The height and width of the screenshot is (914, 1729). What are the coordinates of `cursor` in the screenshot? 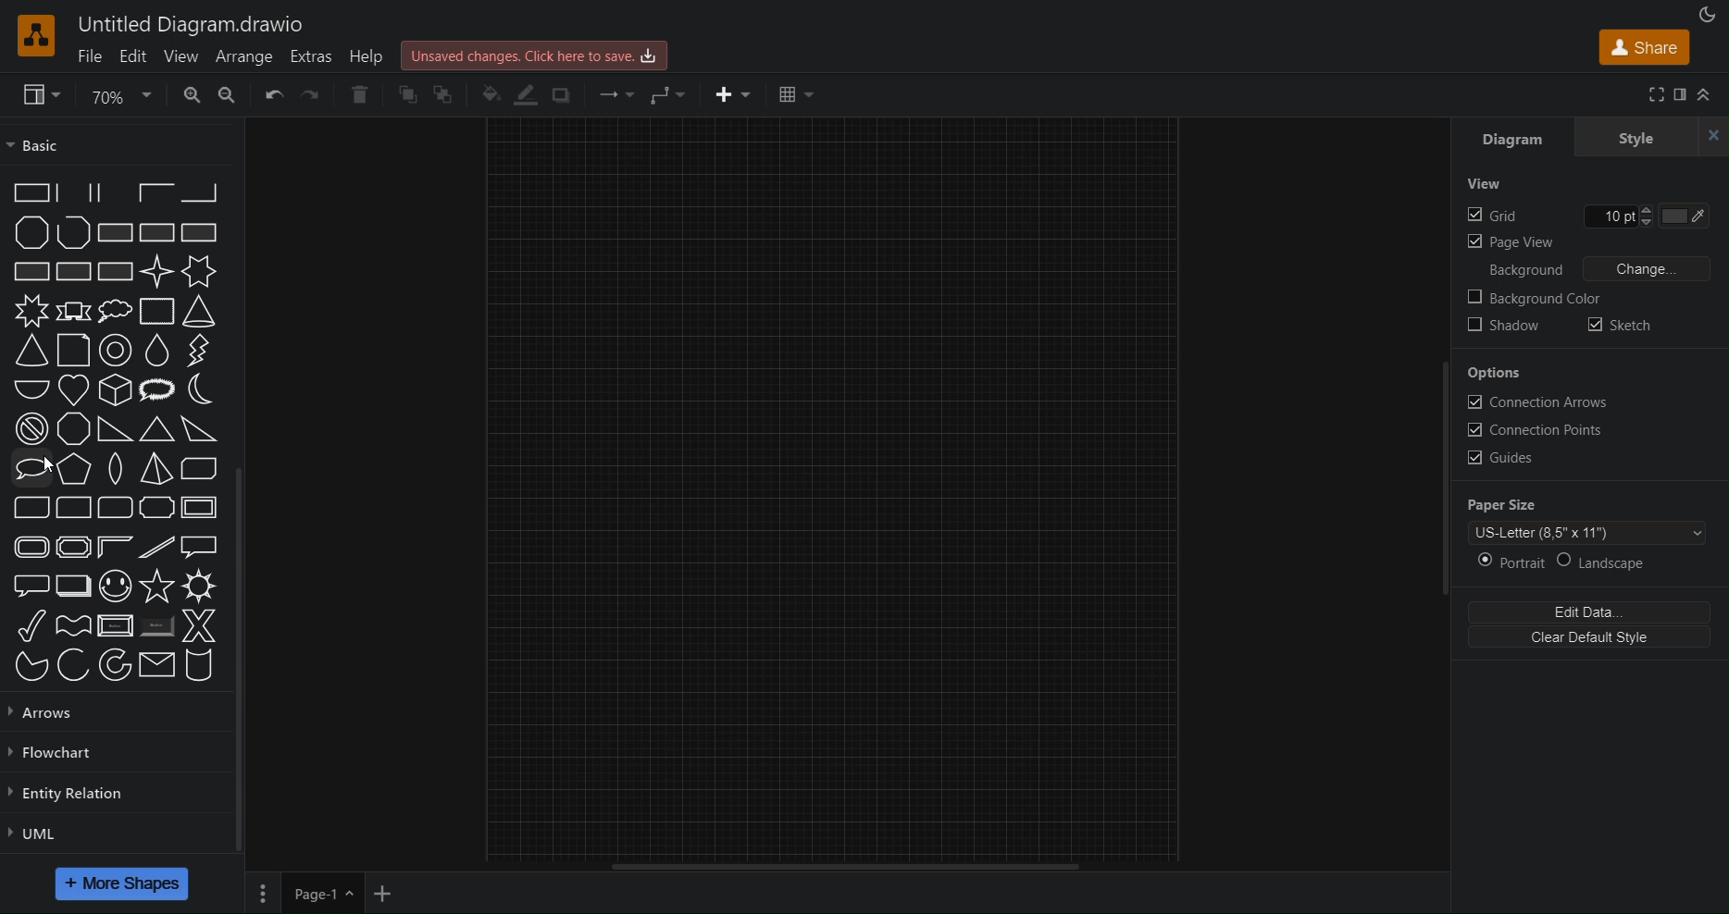 It's located at (50, 464).